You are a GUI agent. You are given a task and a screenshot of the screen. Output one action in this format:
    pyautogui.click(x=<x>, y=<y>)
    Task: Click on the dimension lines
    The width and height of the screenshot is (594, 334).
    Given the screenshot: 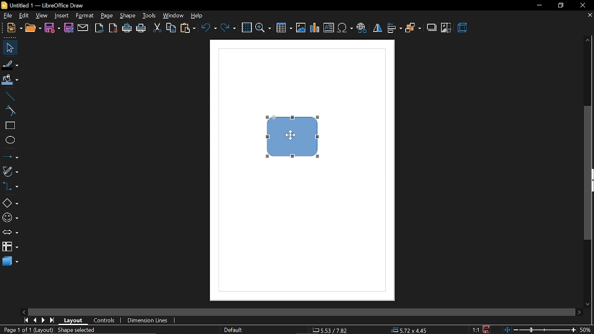 What is the action you would take?
    pyautogui.click(x=149, y=321)
    